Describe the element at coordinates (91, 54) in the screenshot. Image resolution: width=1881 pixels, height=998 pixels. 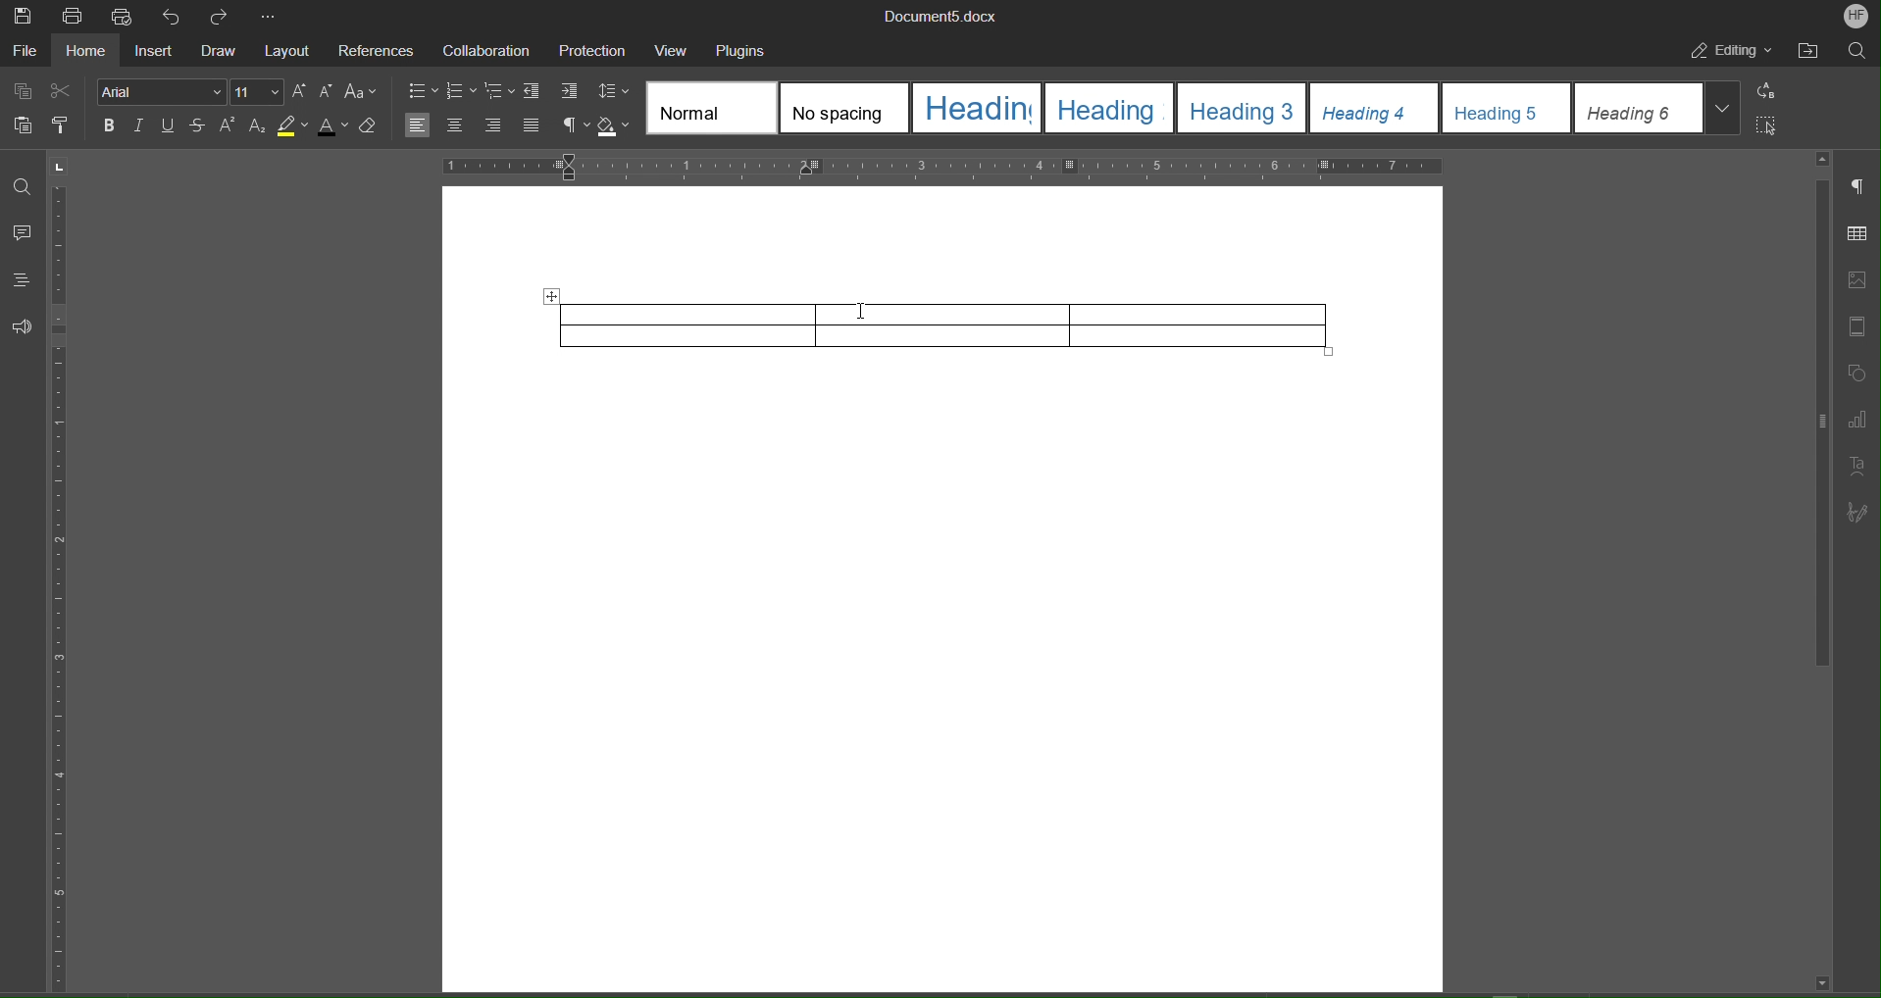
I see `Home` at that location.